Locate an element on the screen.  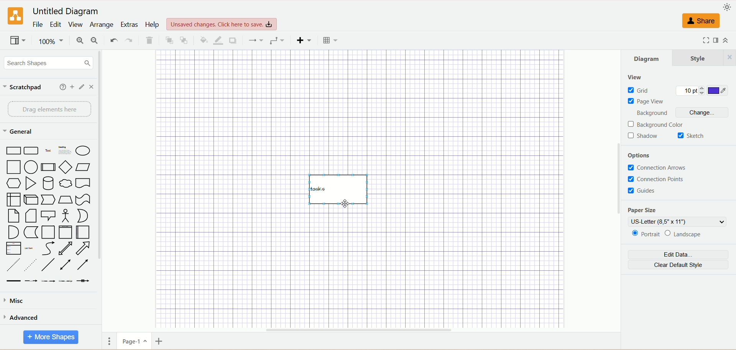
go front is located at coordinates (170, 40).